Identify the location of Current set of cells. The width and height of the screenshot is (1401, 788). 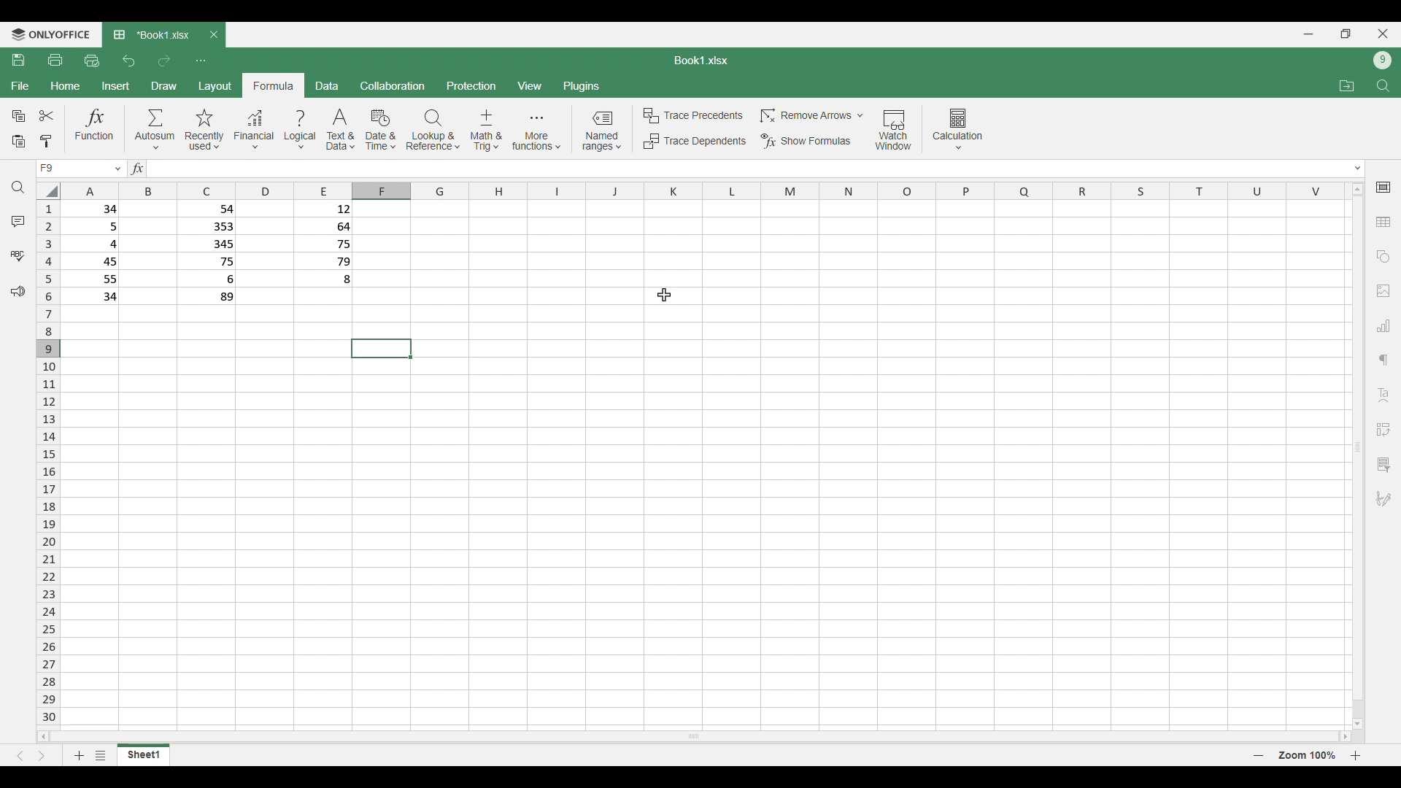
(706, 544).